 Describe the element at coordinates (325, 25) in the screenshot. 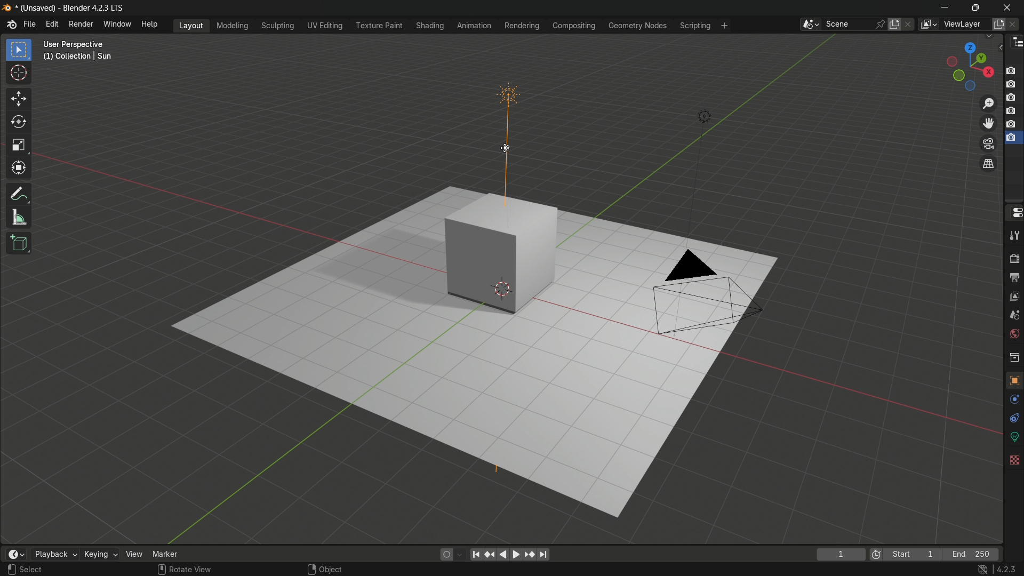

I see `uv editing` at that location.